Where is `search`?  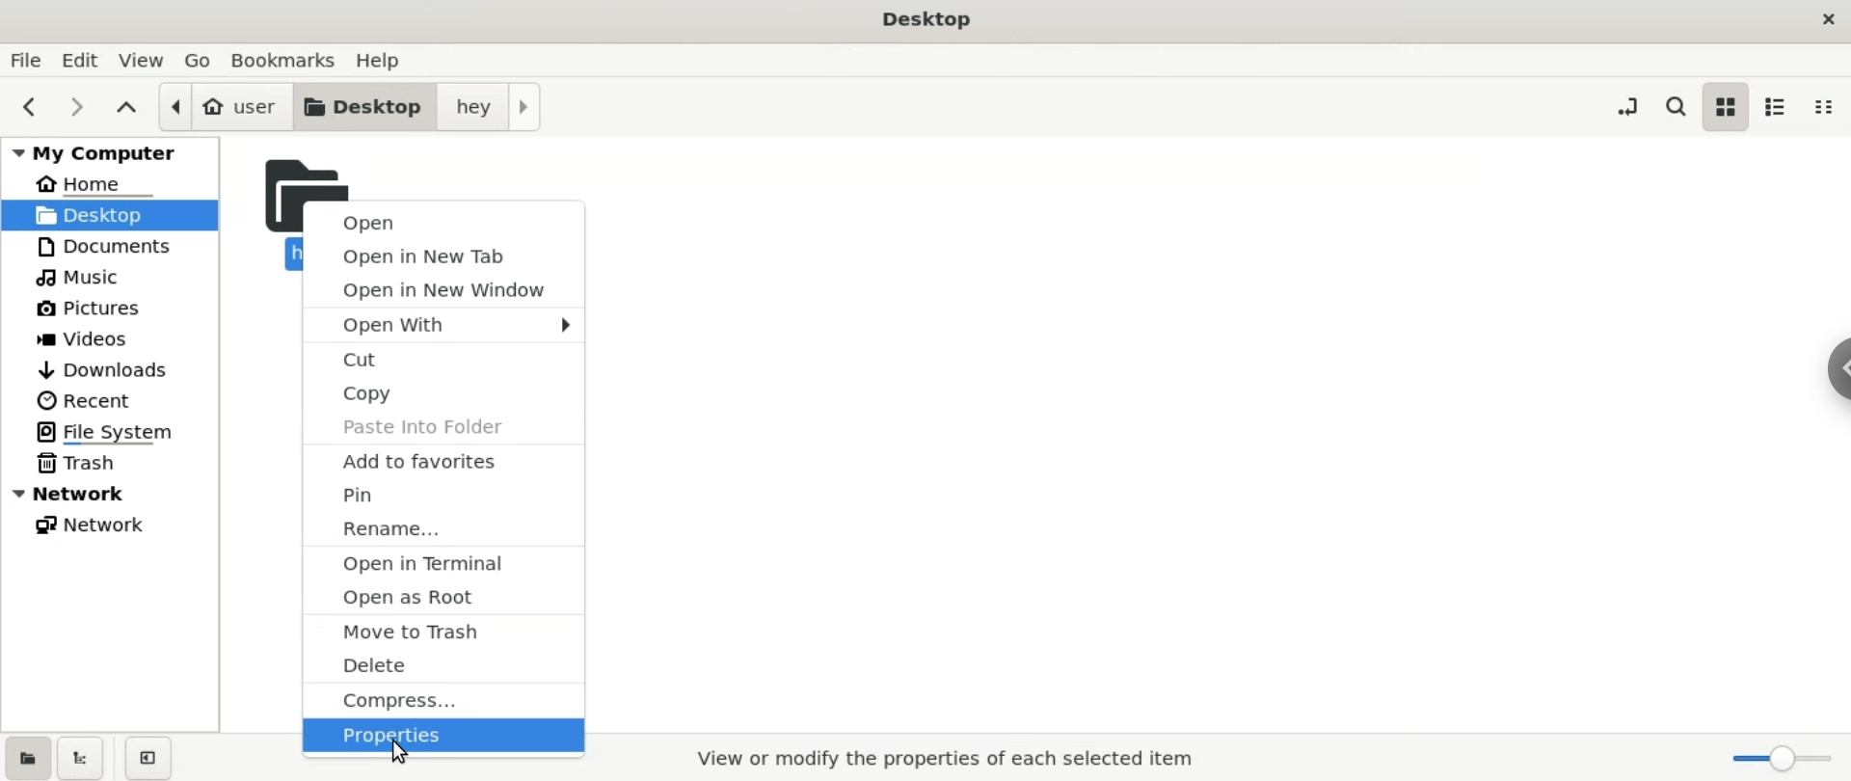
search is located at coordinates (1678, 107).